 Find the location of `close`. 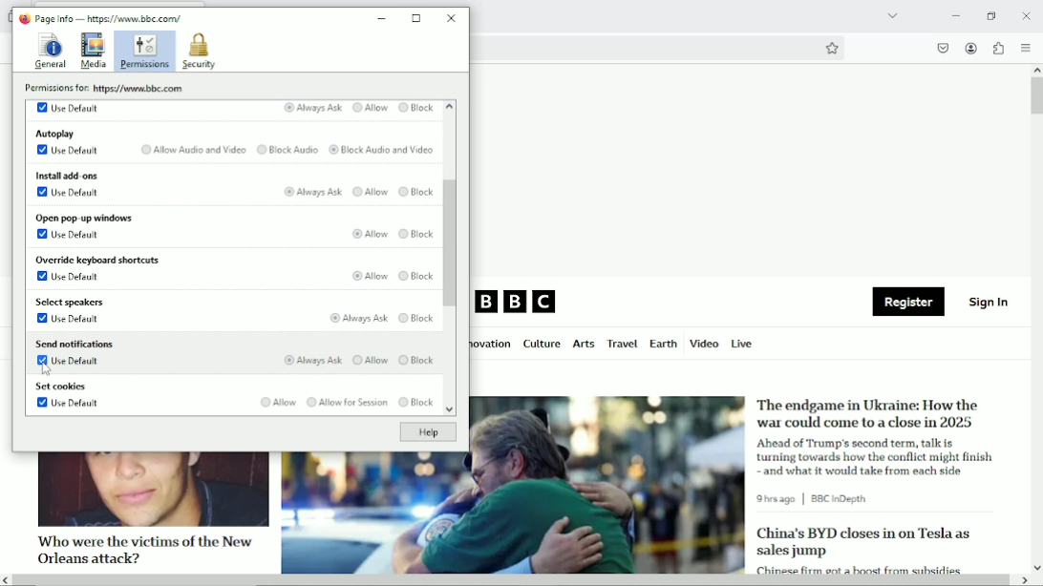

close is located at coordinates (1026, 14).